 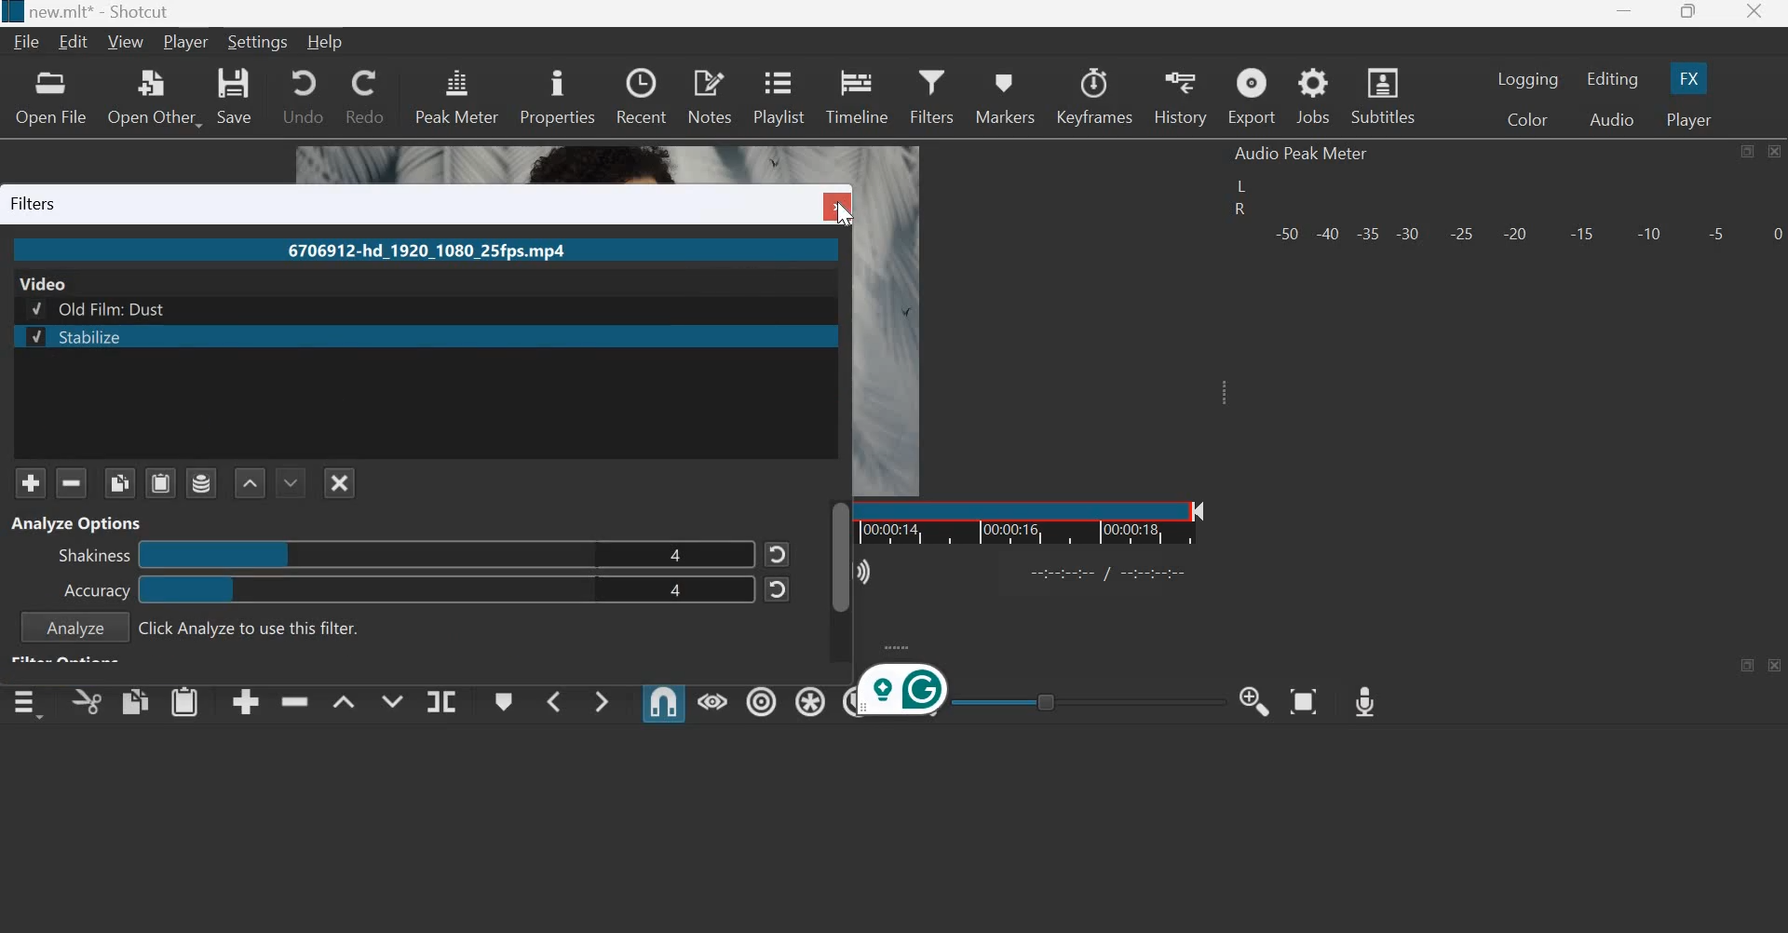 I want to click on Zoom Timeline to Fit, so click(x=1304, y=701).